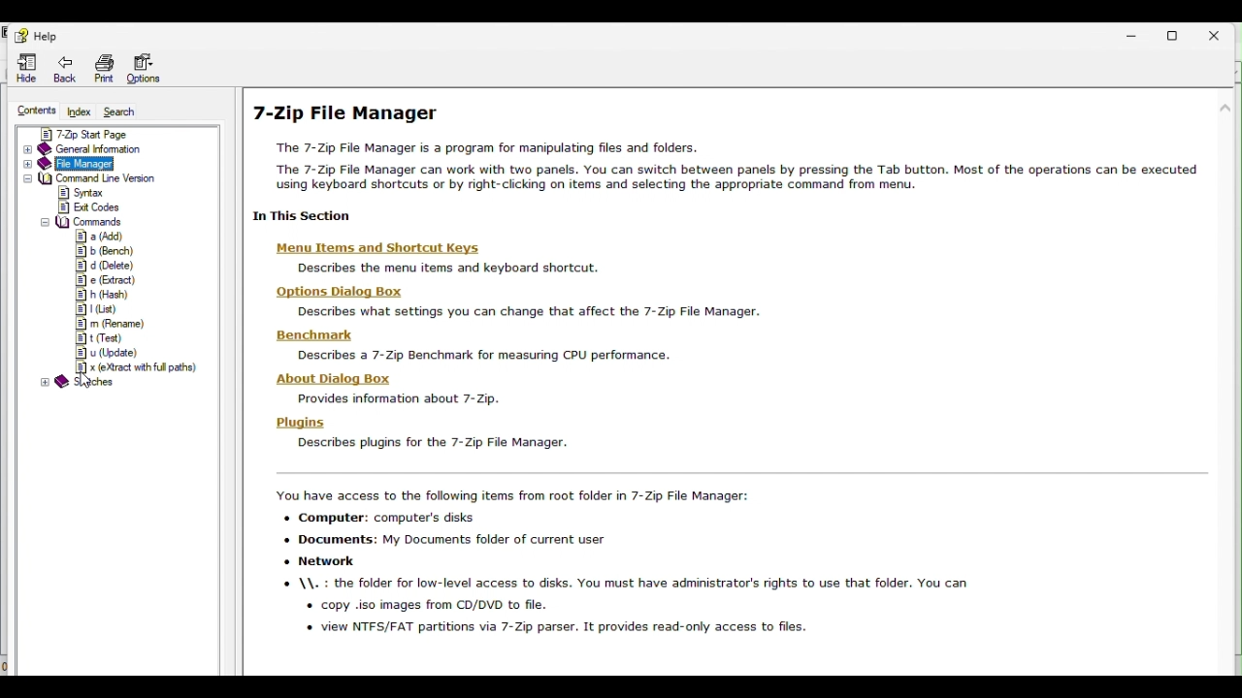 The image size is (1242, 698). What do you see at coordinates (37, 37) in the screenshot?
I see `Help` at bounding box center [37, 37].